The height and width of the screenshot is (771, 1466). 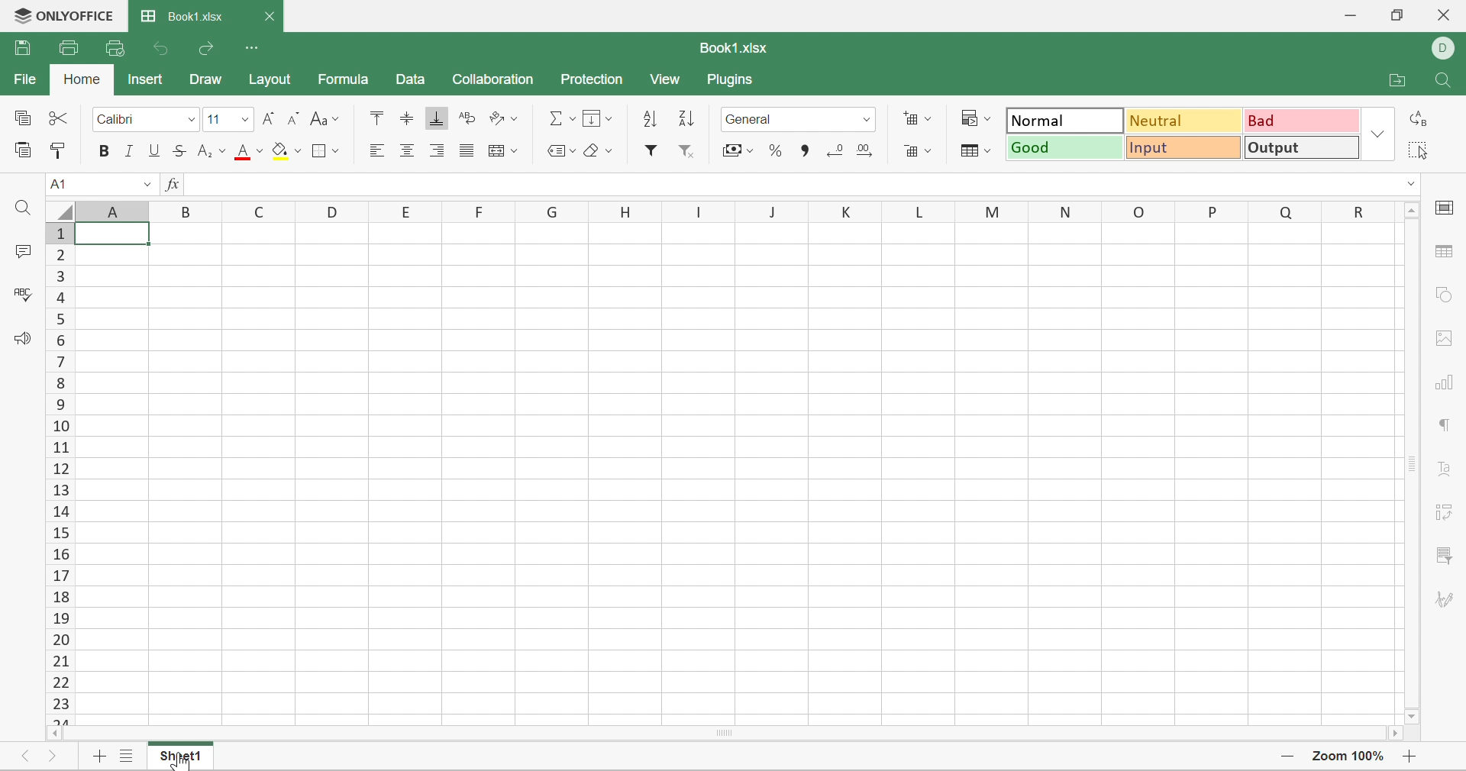 I want to click on Plugins, so click(x=732, y=80).